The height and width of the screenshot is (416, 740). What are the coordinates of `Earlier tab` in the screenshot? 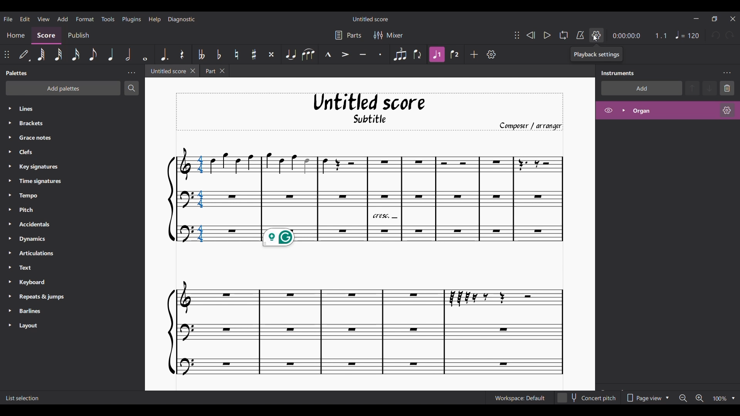 It's located at (215, 70).